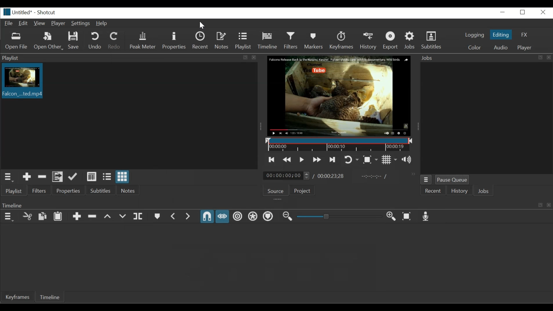 This screenshot has height=311, width=553. Describe the element at coordinates (391, 216) in the screenshot. I see `Zoom Timeline in` at that location.